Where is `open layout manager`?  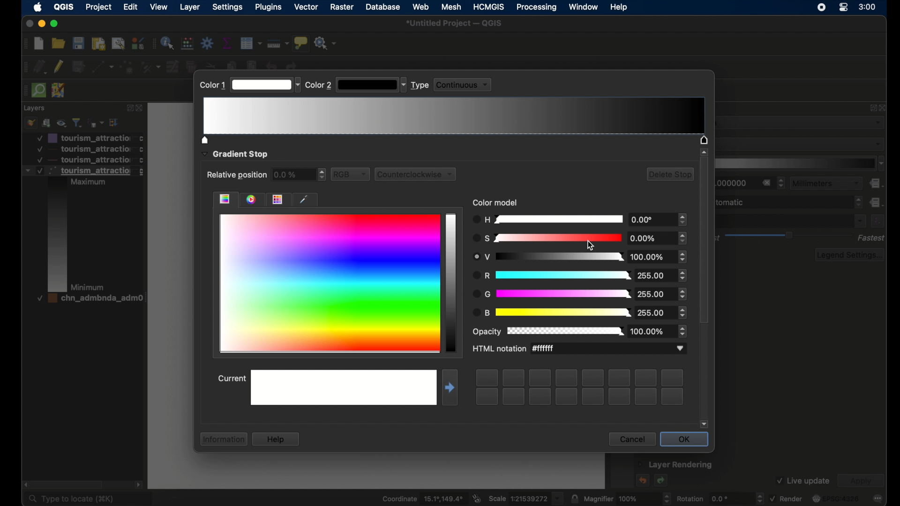
open layout manager is located at coordinates (118, 44).